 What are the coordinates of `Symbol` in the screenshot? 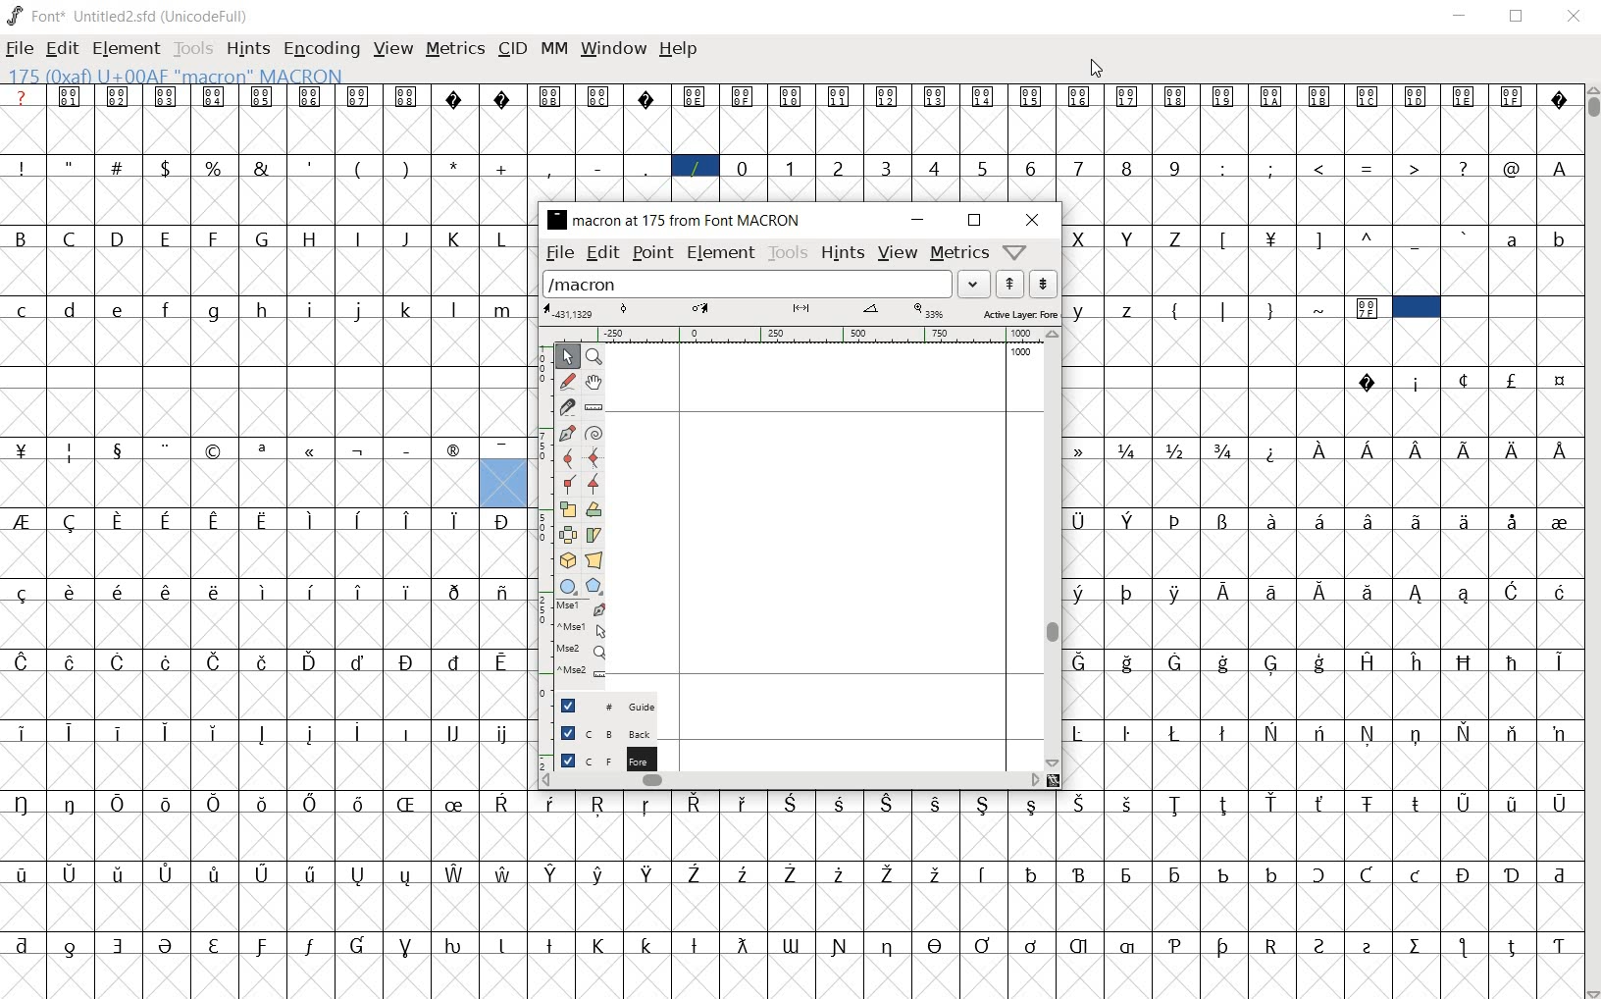 It's located at (1417, 447).